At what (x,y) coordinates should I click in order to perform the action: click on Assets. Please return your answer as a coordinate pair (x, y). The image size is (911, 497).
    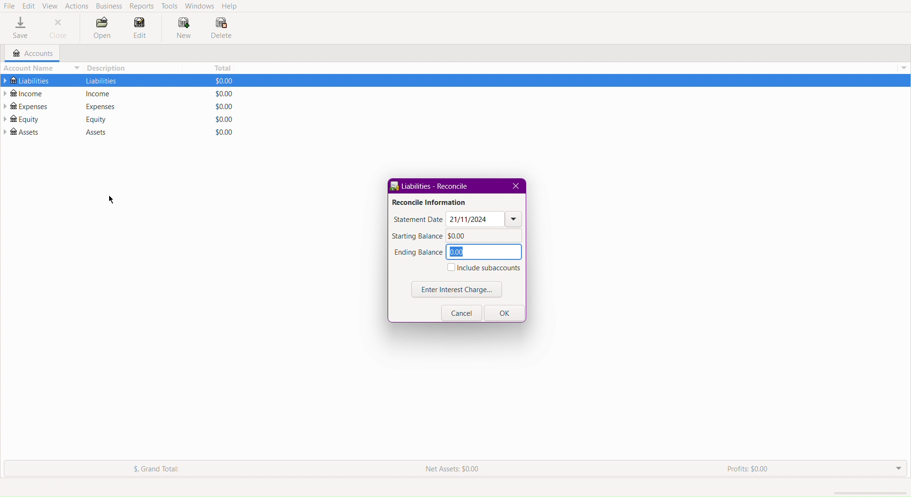
    Looking at the image, I should click on (23, 132).